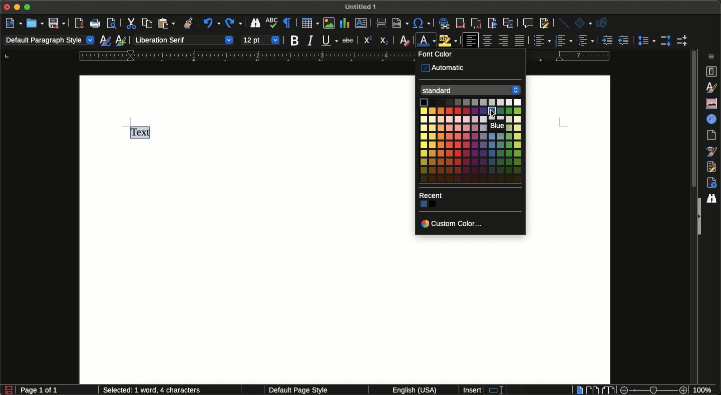 The image size is (721, 395). I want to click on New style from selection, so click(122, 40).